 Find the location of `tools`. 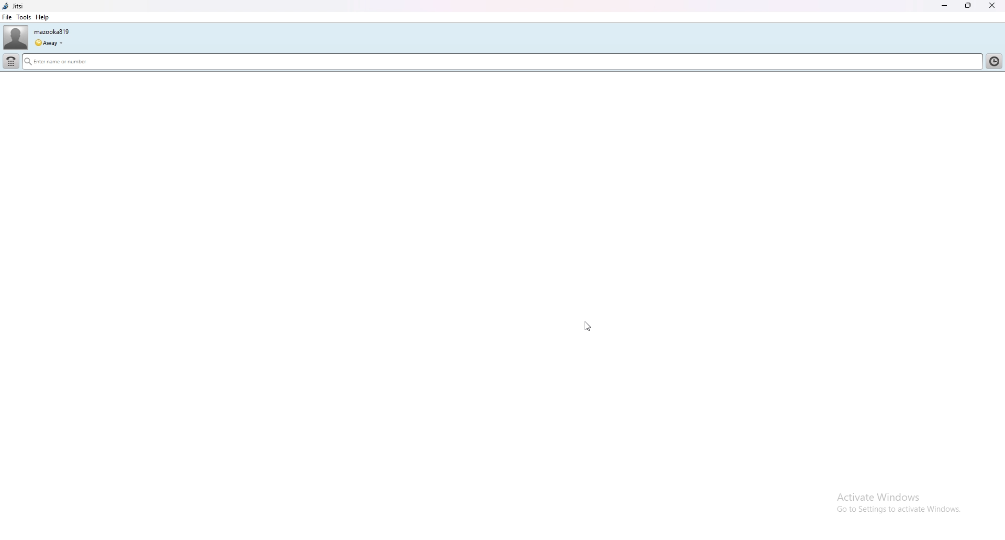

tools is located at coordinates (24, 17).